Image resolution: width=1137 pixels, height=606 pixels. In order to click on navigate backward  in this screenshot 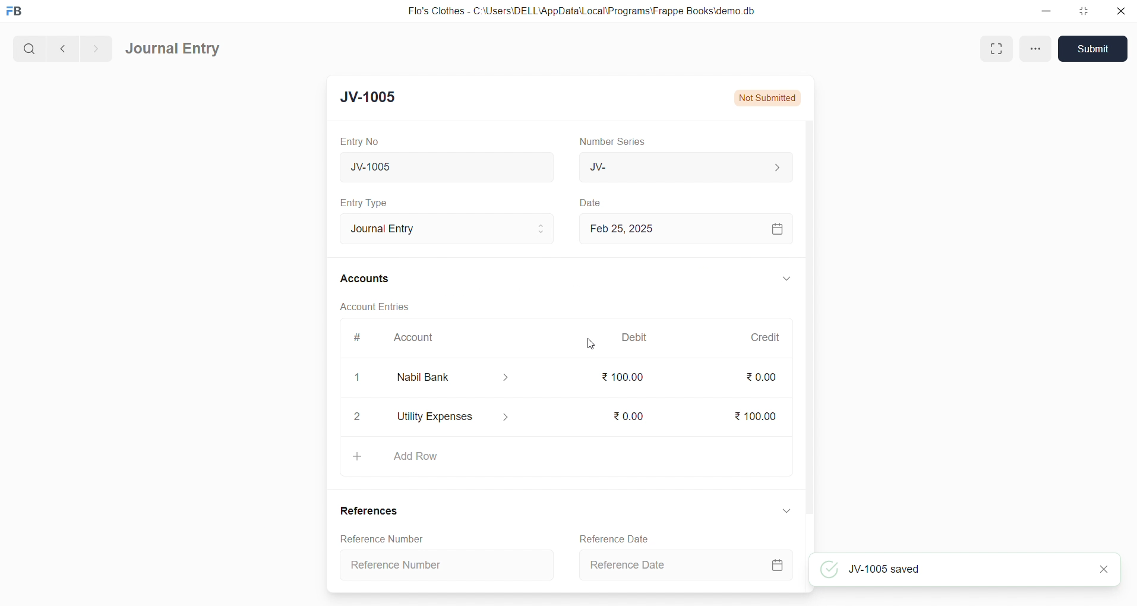, I will do `click(61, 47)`.